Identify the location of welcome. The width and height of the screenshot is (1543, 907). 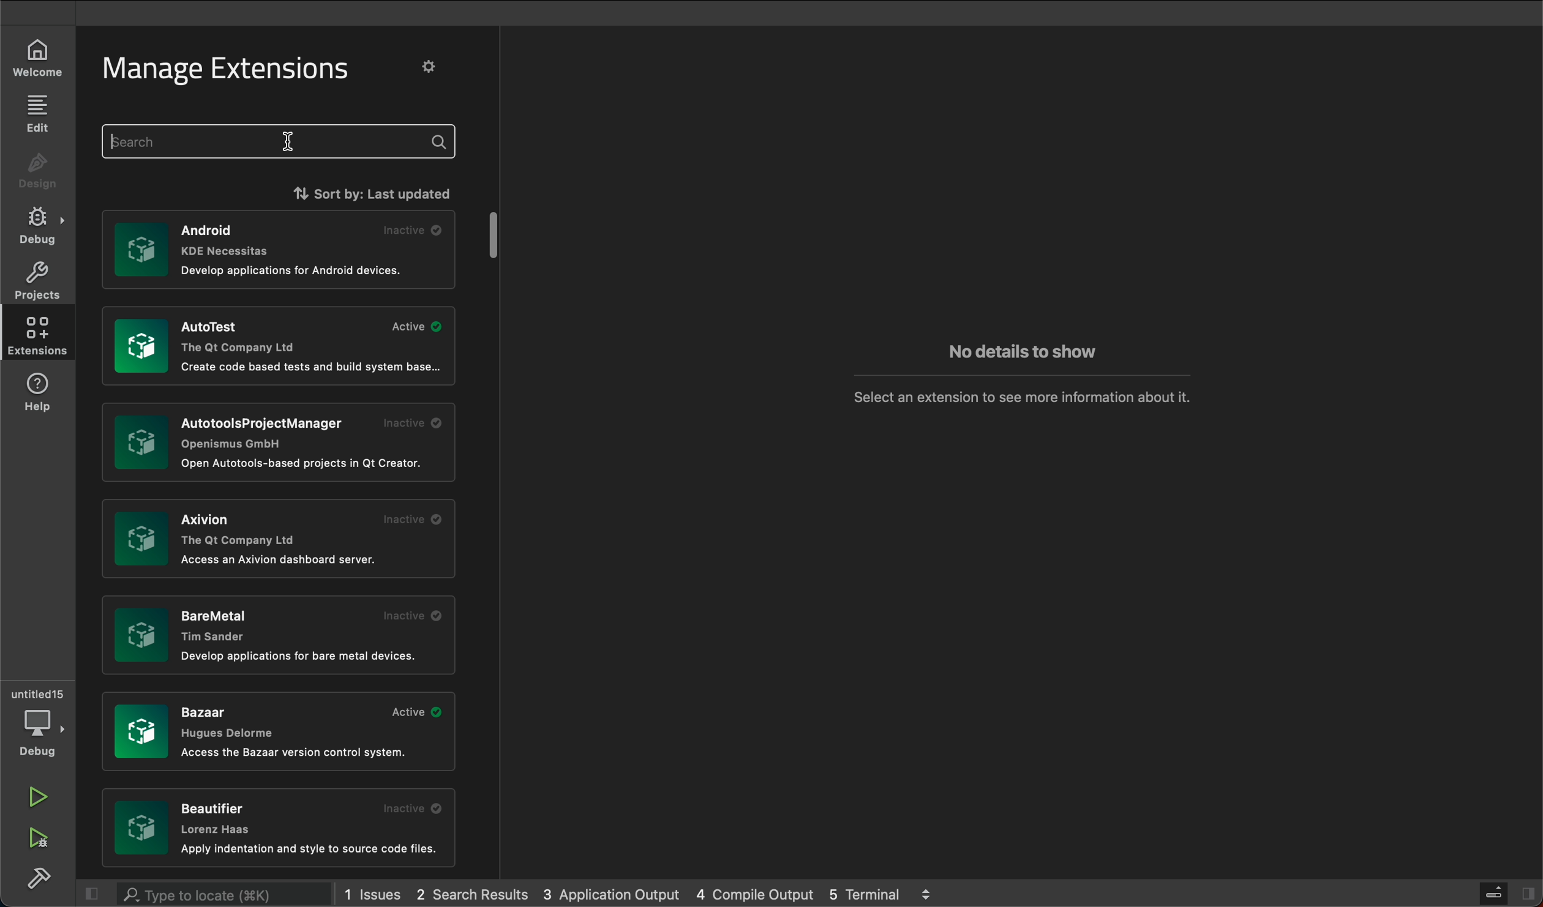
(32, 61).